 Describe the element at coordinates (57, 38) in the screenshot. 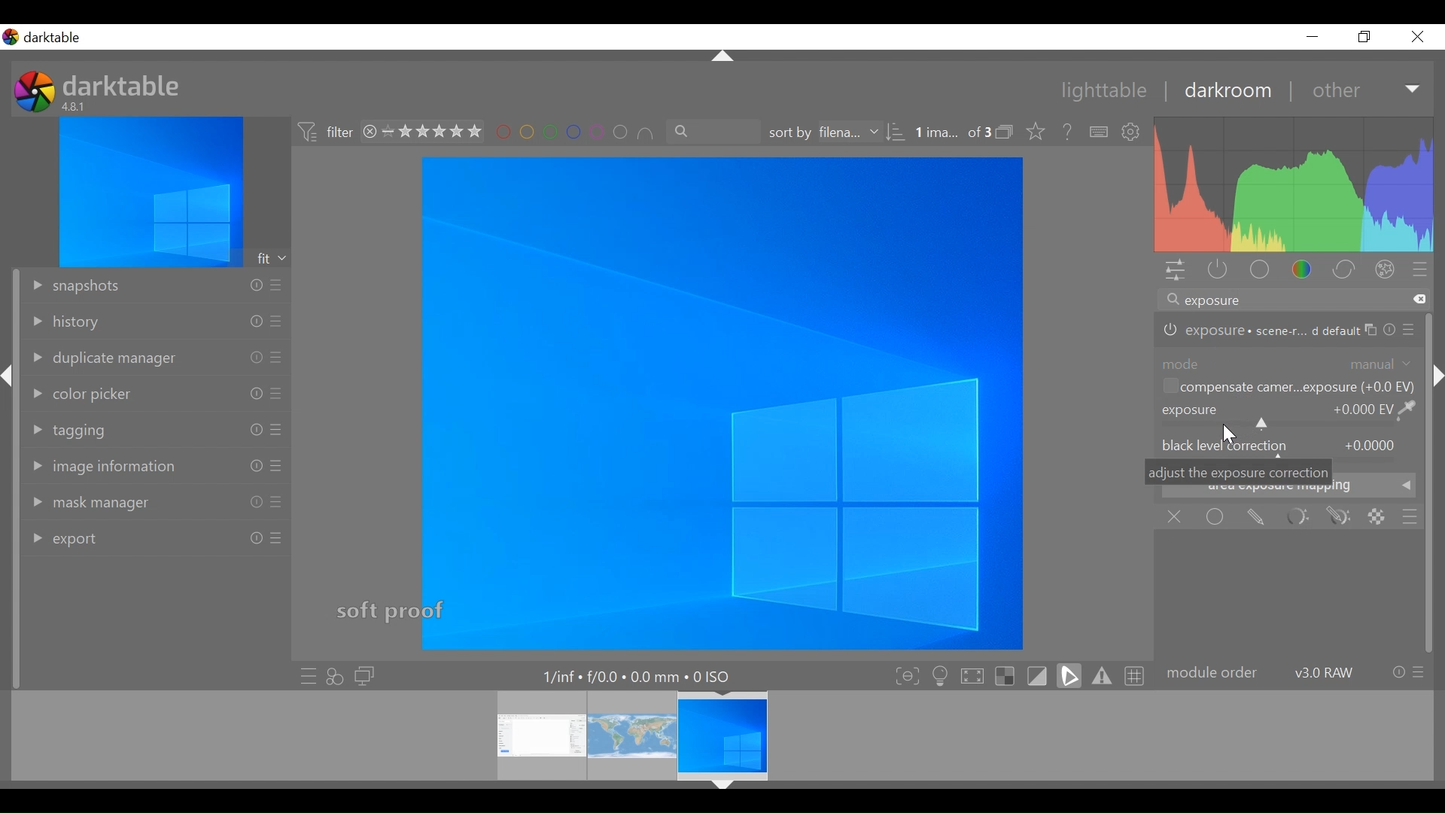

I see `darktable` at that location.